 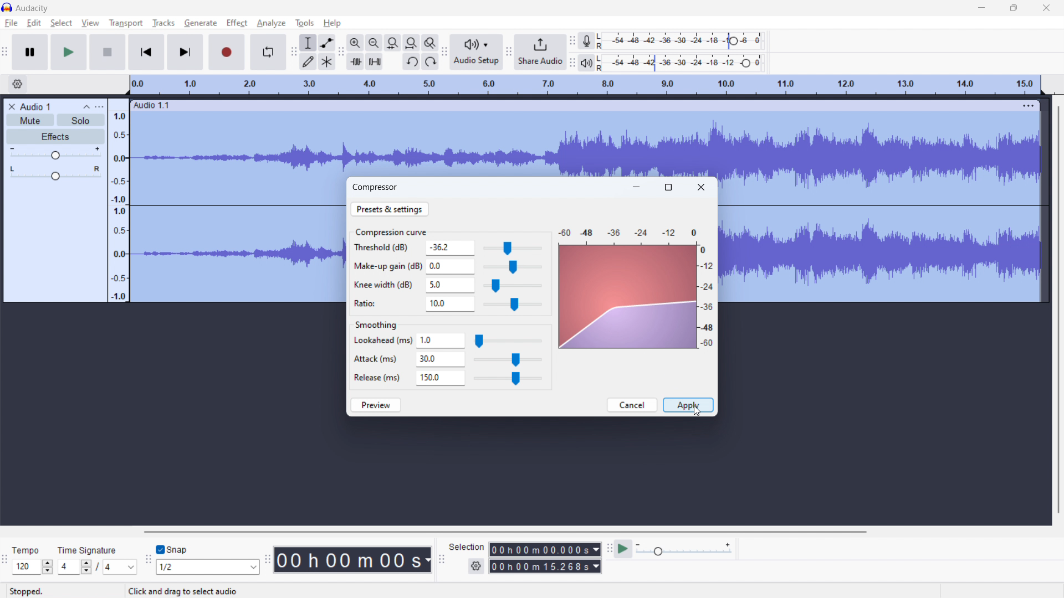 I want to click on toggle snap, so click(x=172, y=550).